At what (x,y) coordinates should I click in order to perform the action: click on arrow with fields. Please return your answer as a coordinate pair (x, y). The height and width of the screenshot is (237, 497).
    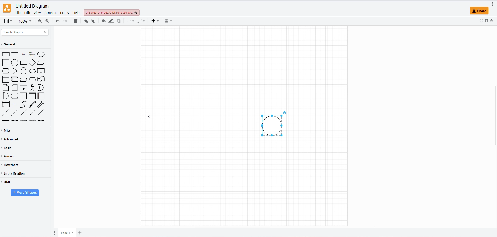
    Looking at the image, I should click on (42, 121).